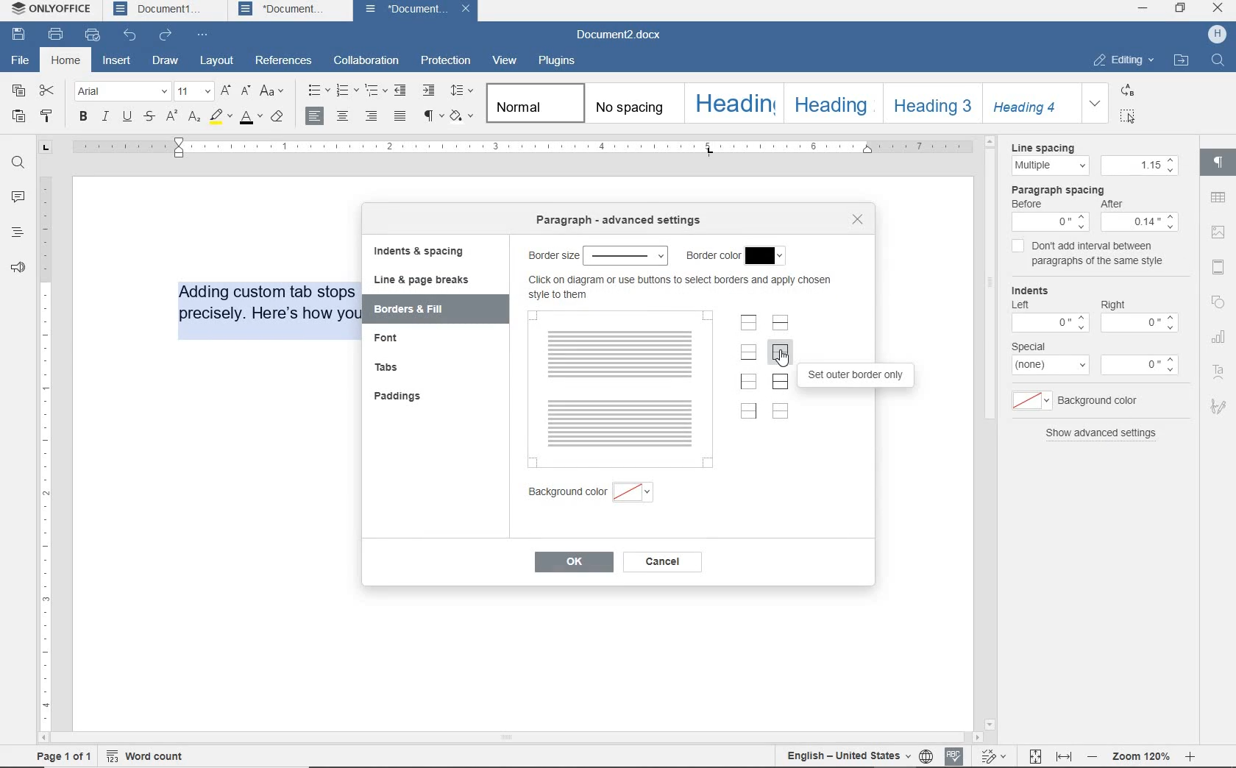  Describe the element at coordinates (402, 396) in the screenshot. I see `paddings` at that location.